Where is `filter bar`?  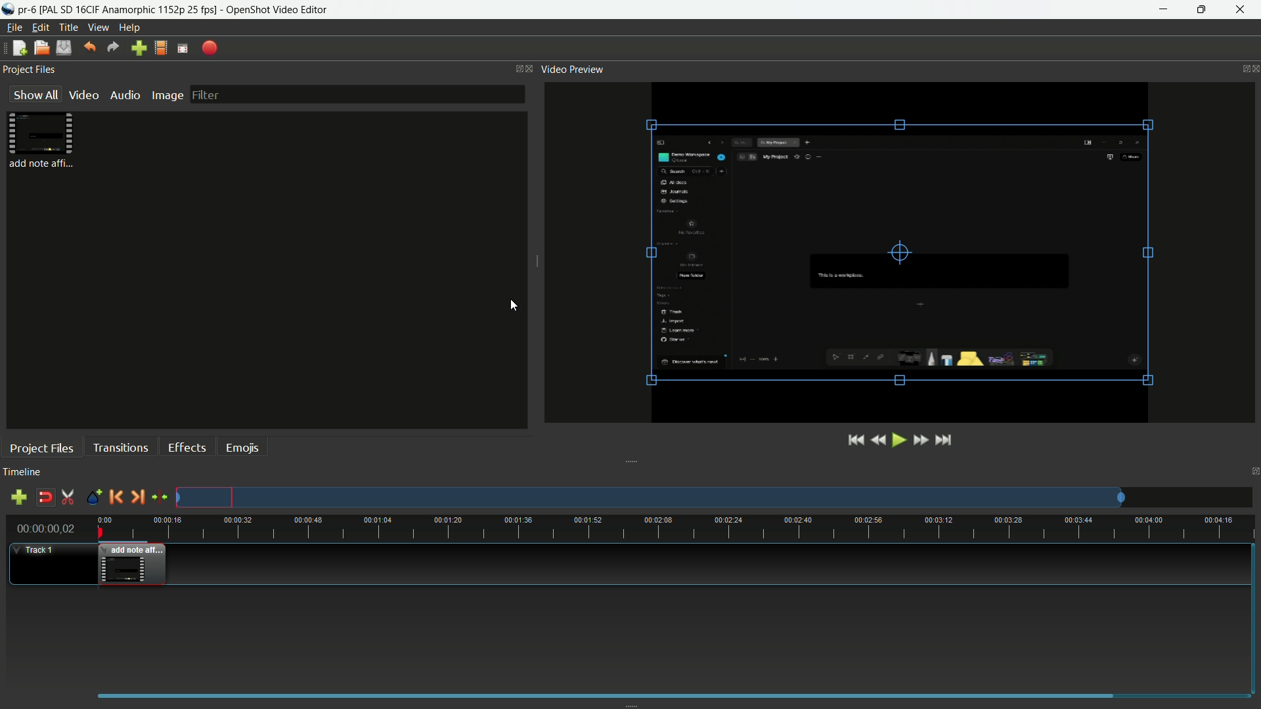 filter bar is located at coordinates (357, 95).